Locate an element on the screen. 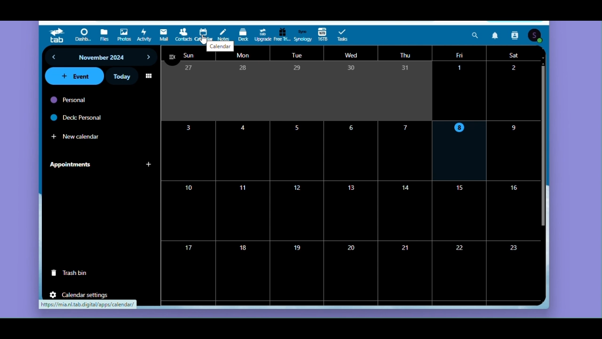  Calendar : days of the month is located at coordinates (346, 183).